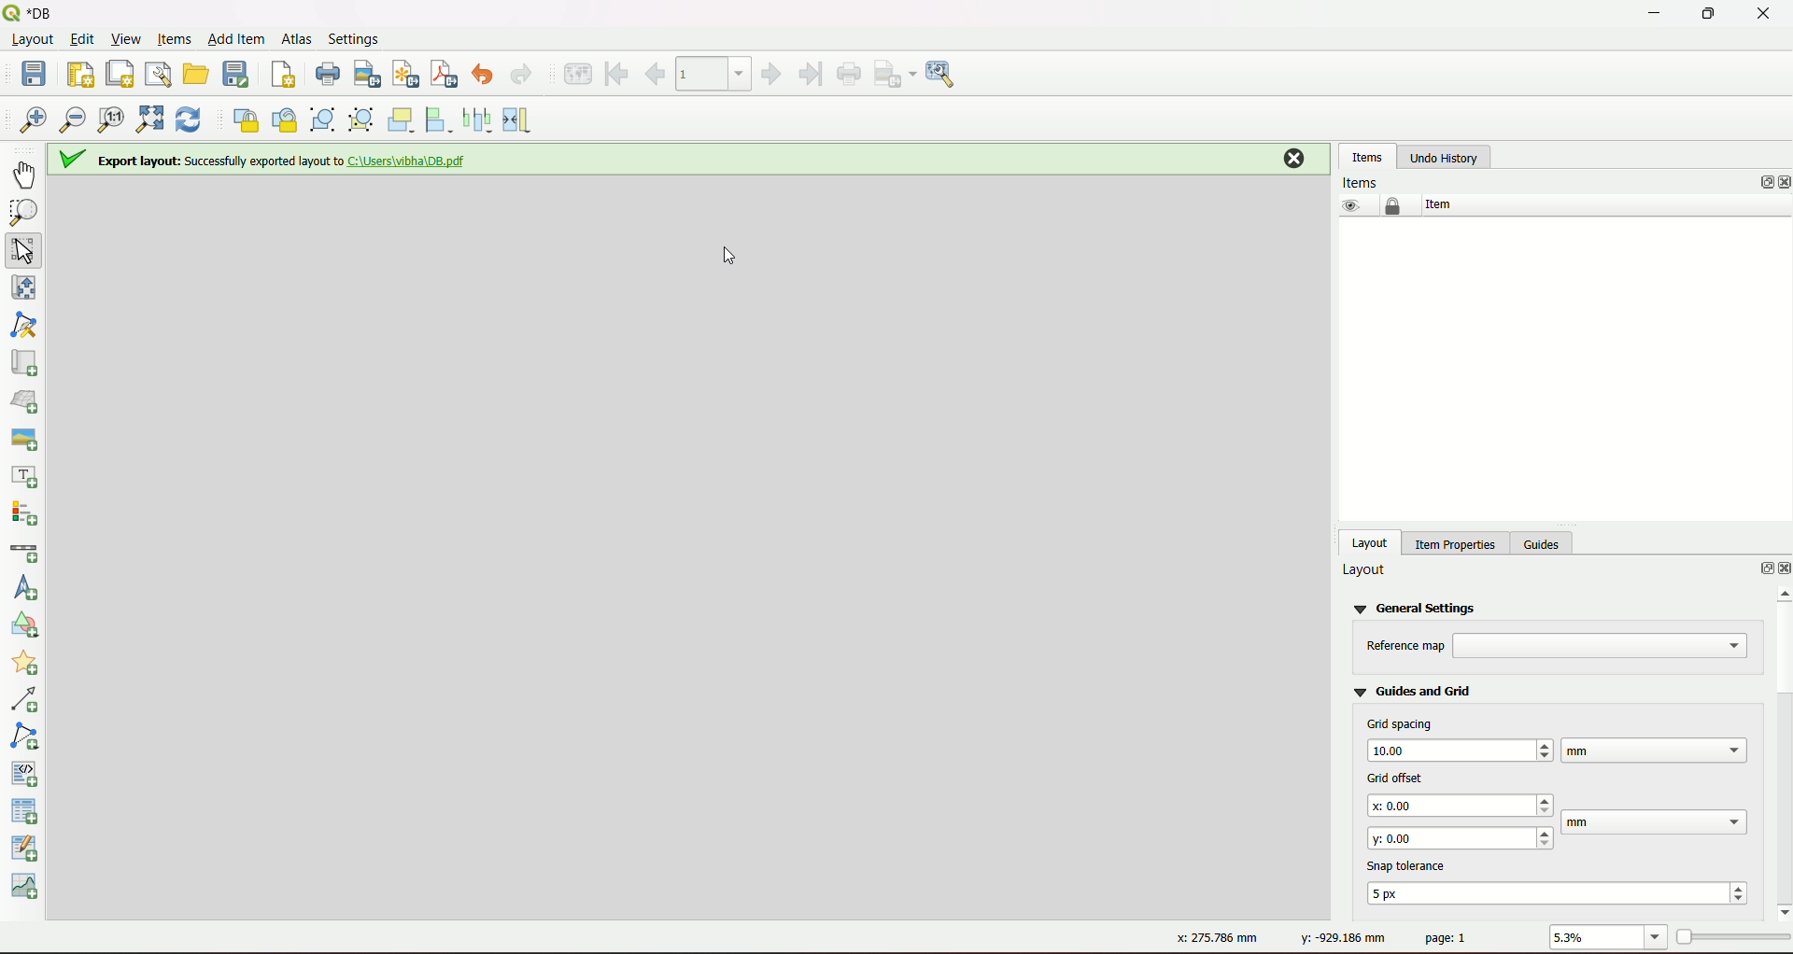 This screenshot has height=954, width=1793. I want to click on zoom, so click(24, 214).